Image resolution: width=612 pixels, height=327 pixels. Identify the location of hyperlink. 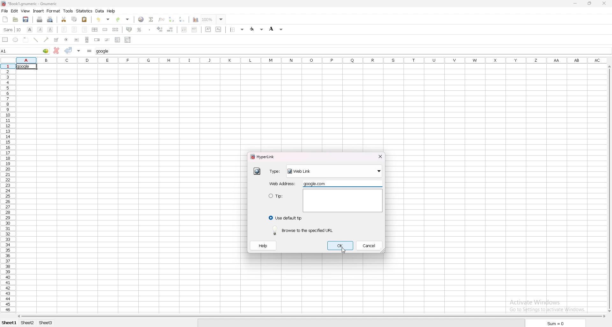
(258, 172).